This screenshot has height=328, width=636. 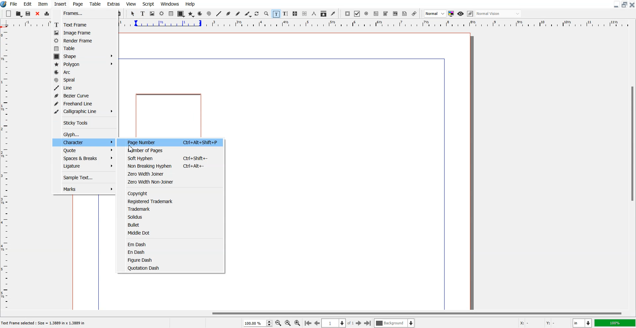 I want to click on Registered Trademark, so click(x=173, y=201).